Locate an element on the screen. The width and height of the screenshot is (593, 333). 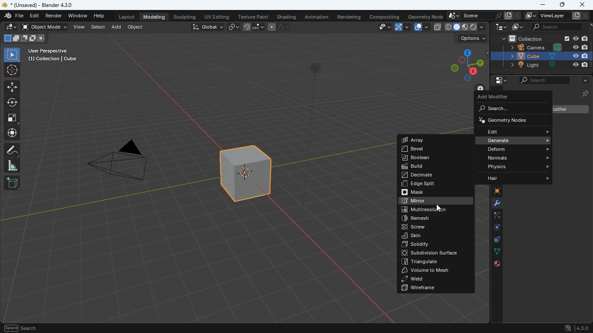
solidify is located at coordinates (435, 245).